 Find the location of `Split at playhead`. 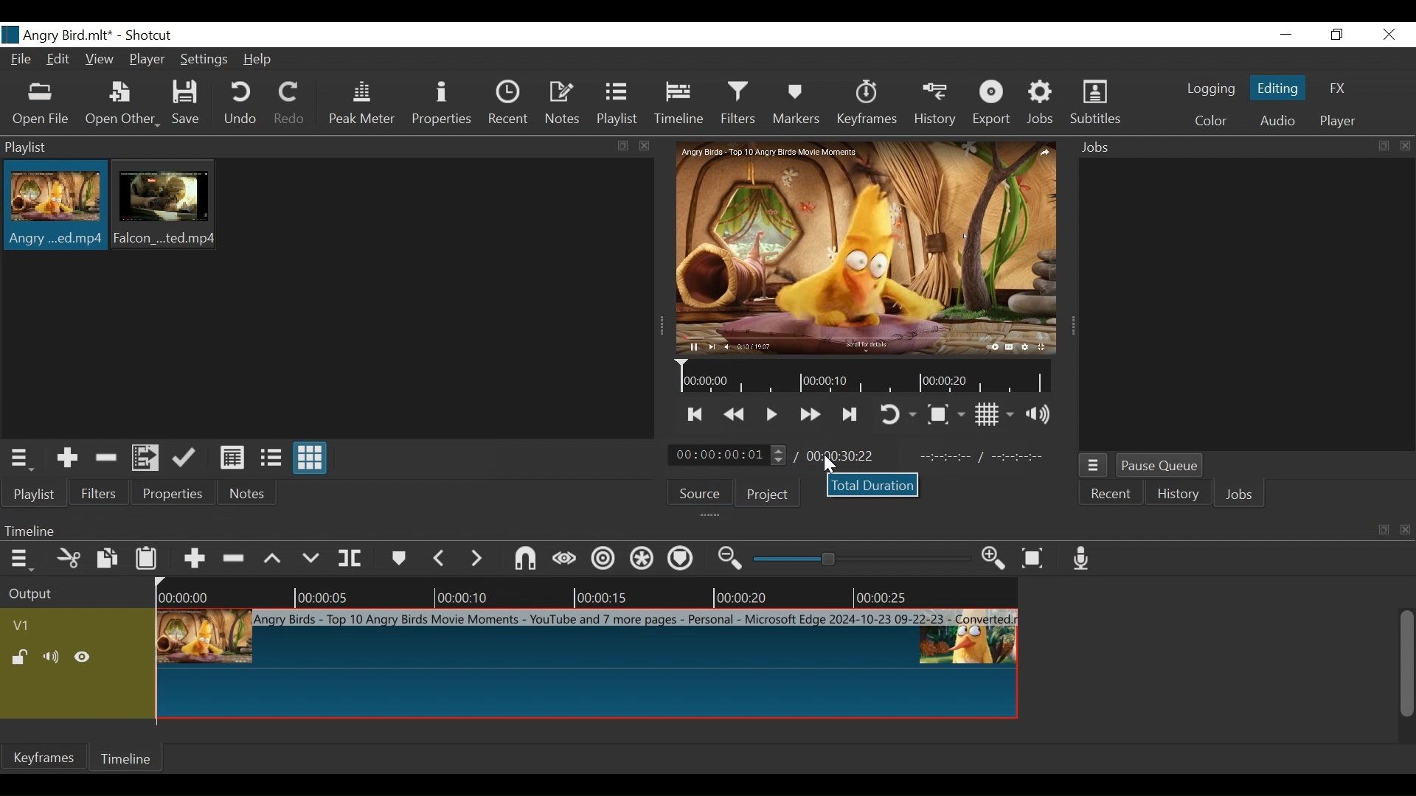

Split at playhead is located at coordinates (352, 557).